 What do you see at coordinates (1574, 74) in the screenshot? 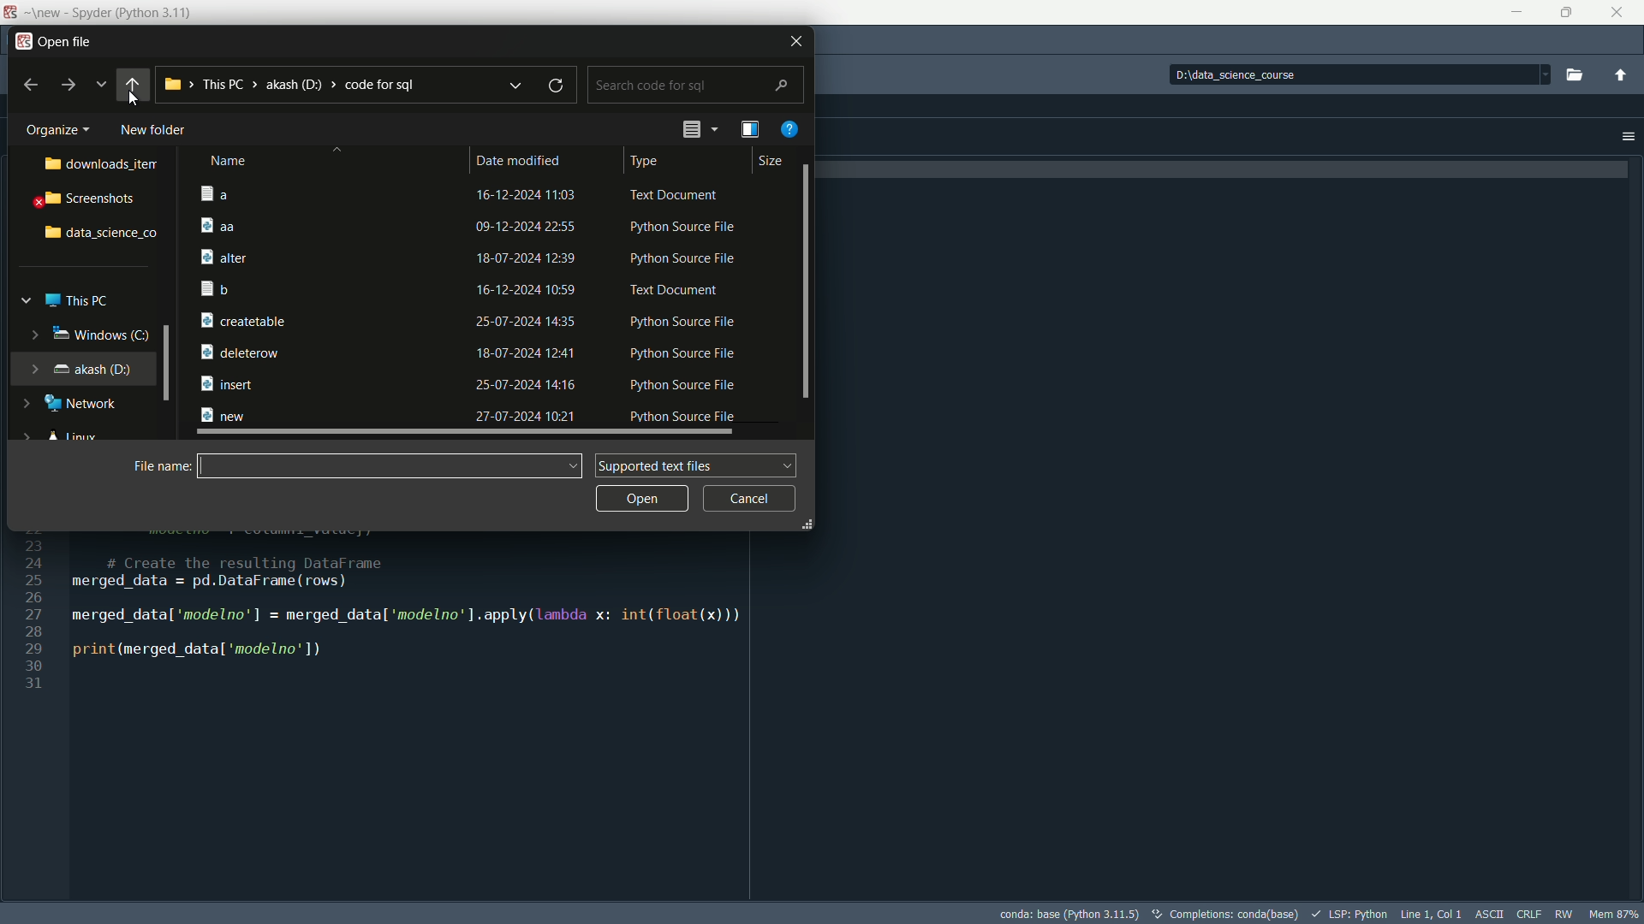
I see `Browse a working directory` at bounding box center [1574, 74].